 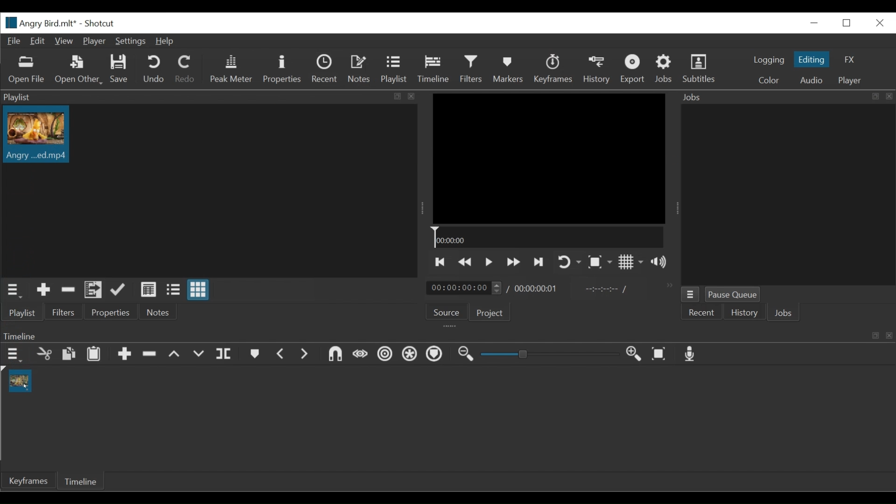 I want to click on File, so click(x=14, y=42).